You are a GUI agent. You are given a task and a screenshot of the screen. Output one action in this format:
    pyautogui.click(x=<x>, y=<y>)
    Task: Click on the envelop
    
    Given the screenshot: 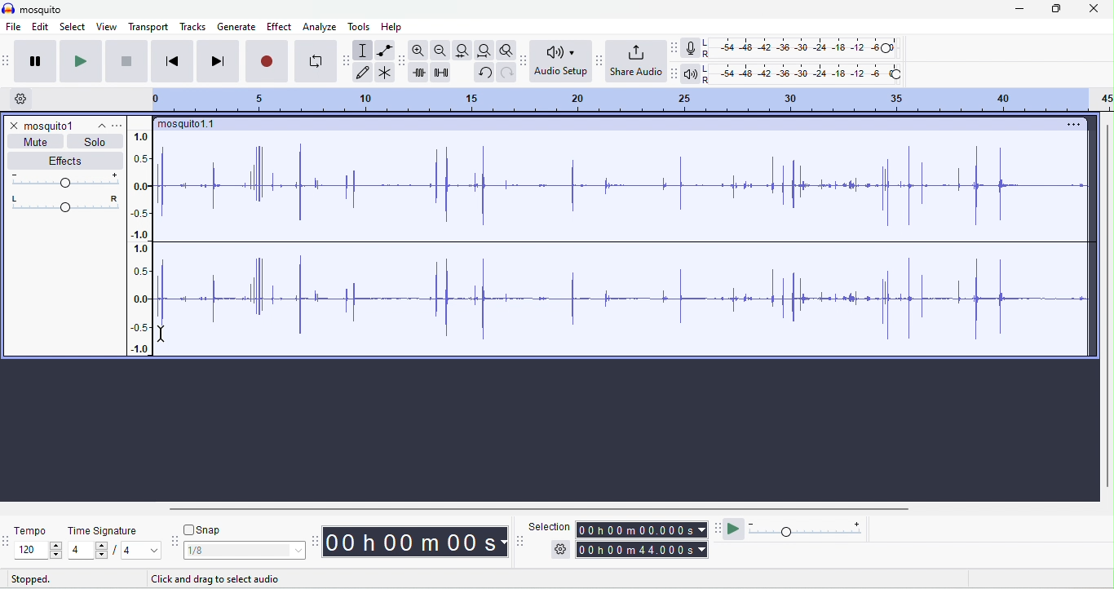 What is the action you would take?
    pyautogui.click(x=385, y=49)
    